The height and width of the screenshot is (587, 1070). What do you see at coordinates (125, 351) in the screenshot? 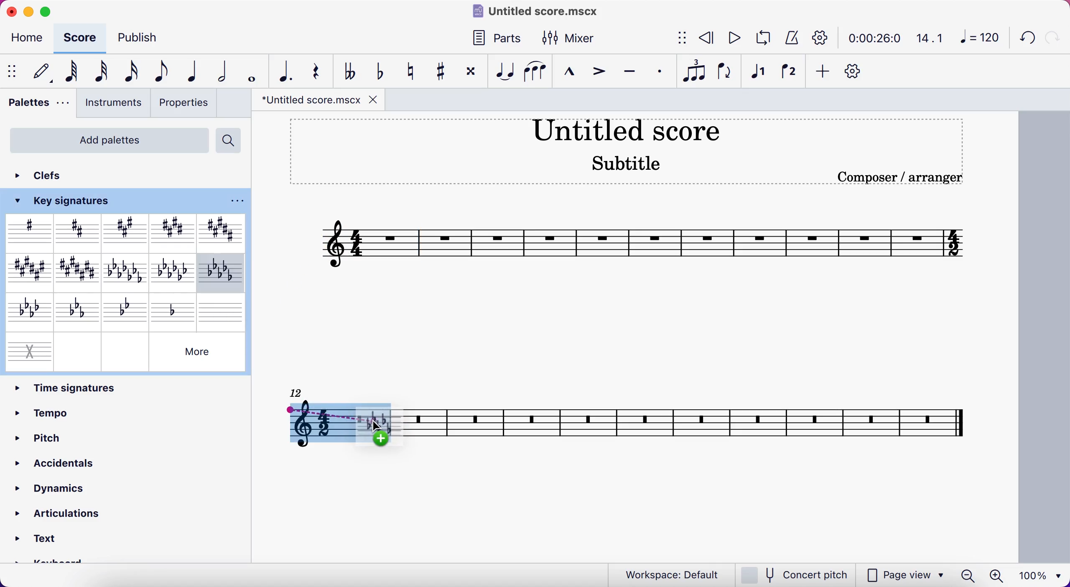
I see `empty` at bounding box center [125, 351].